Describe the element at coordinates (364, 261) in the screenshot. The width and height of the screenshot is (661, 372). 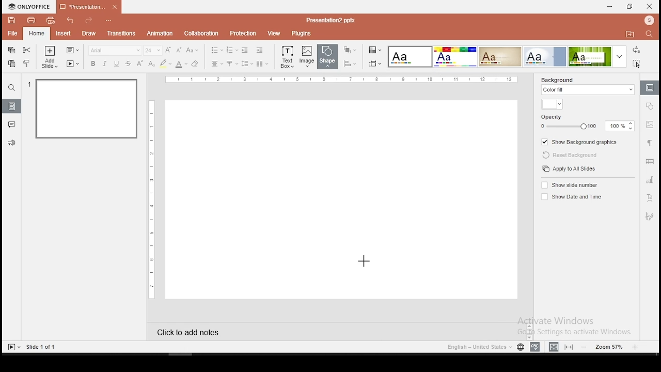
I see `mouse pointer` at that location.